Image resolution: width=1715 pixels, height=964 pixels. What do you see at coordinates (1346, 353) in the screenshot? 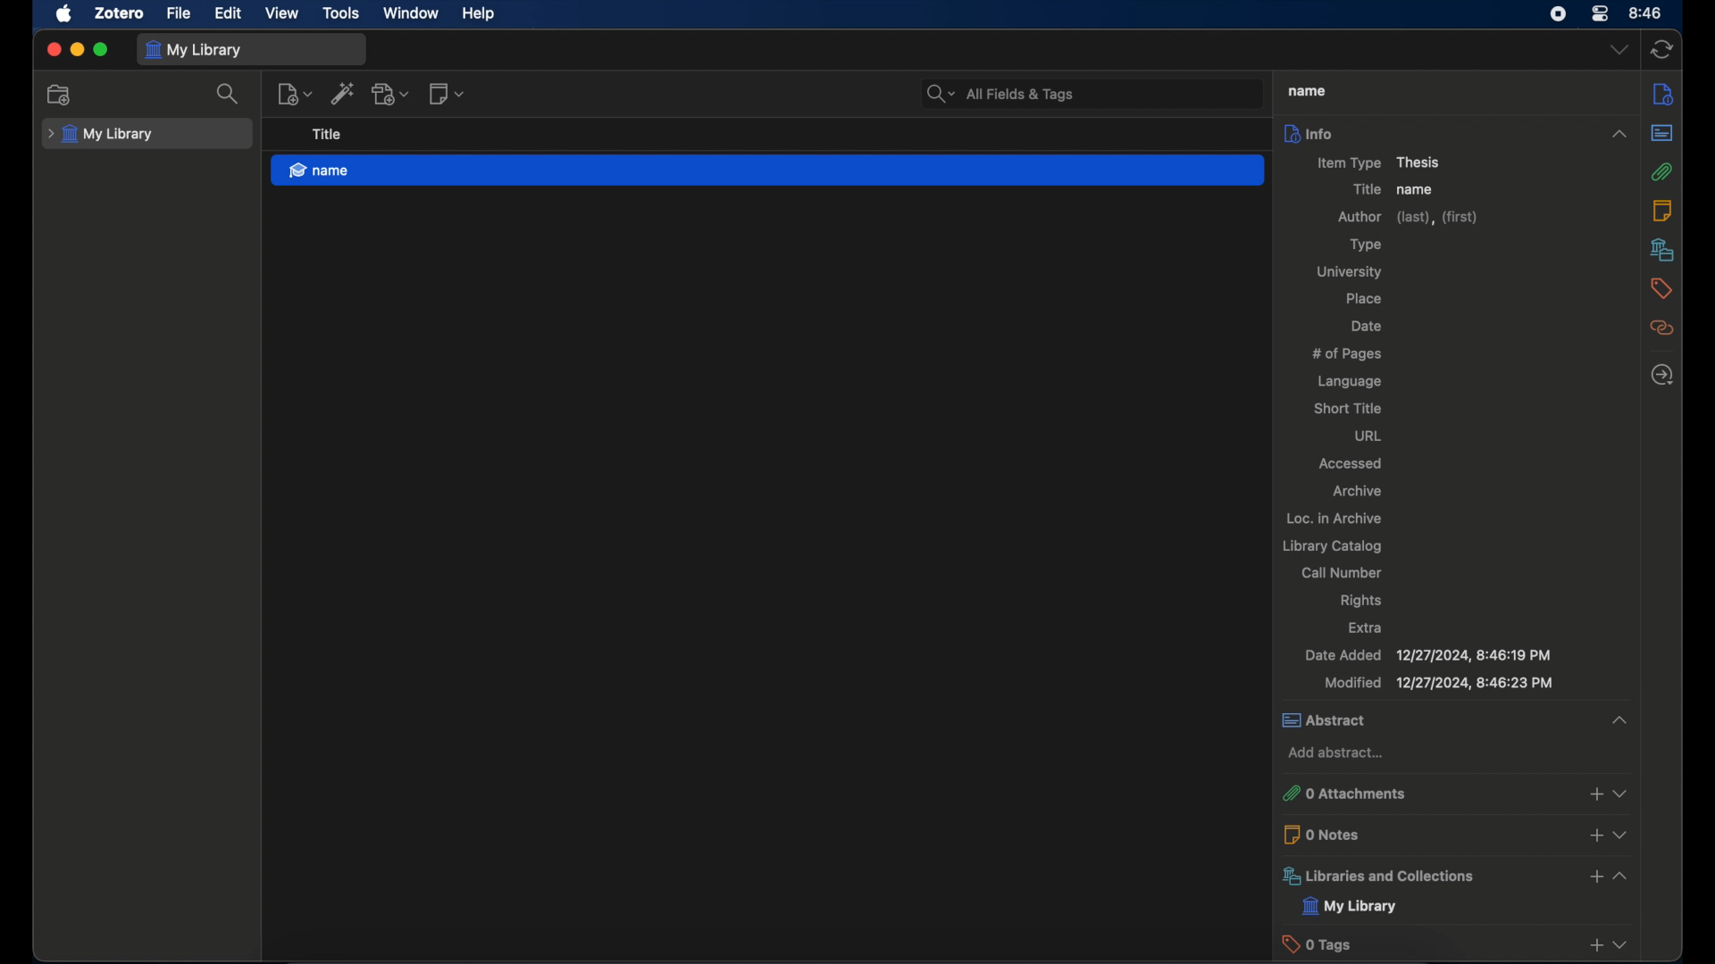
I see `no of pages` at bounding box center [1346, 353].